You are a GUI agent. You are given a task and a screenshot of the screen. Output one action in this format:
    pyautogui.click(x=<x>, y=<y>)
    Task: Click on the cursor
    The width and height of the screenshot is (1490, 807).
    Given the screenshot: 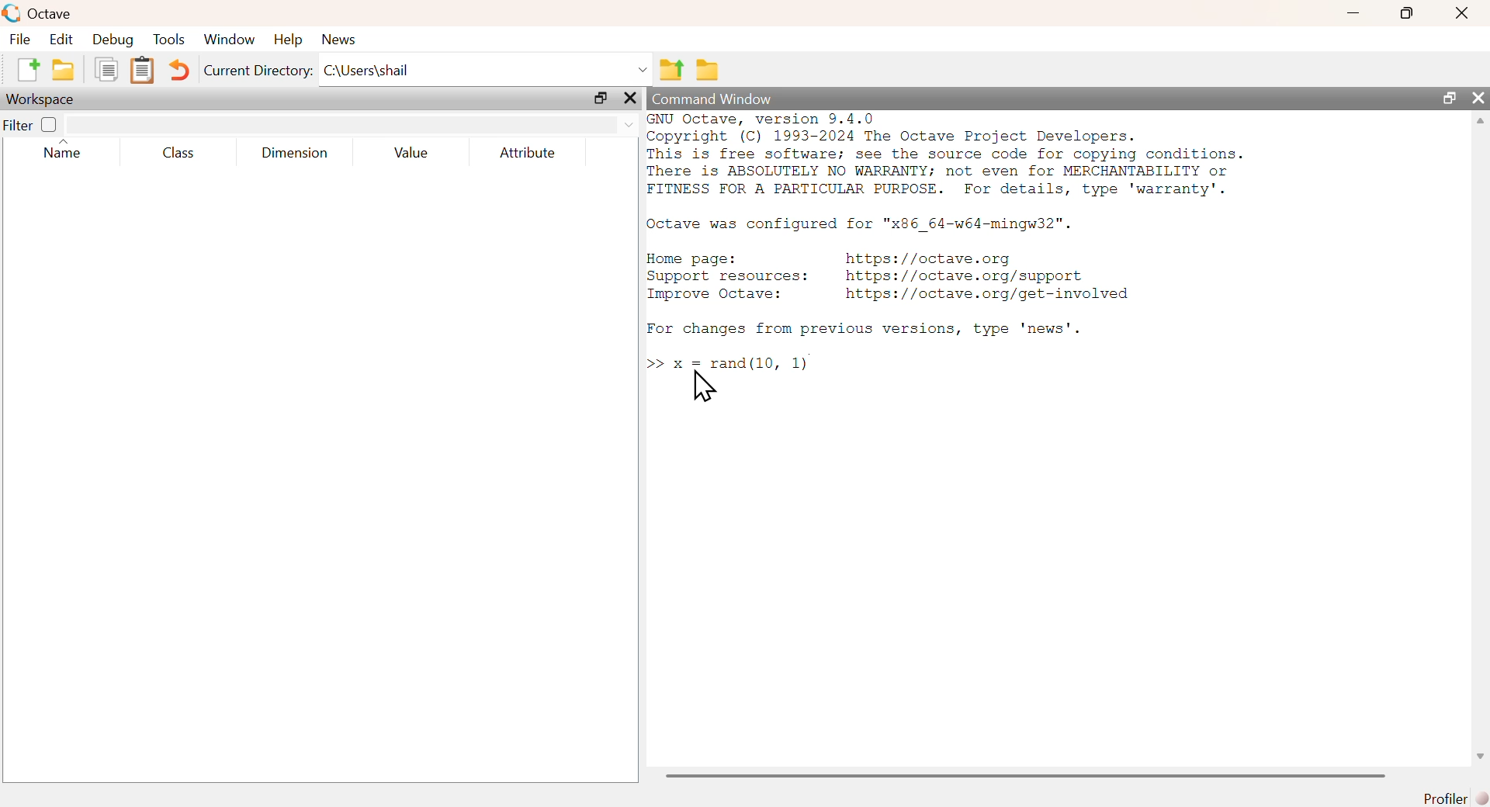 What is the action you would take?
    pyautogui.click(x=704, y=386)
    